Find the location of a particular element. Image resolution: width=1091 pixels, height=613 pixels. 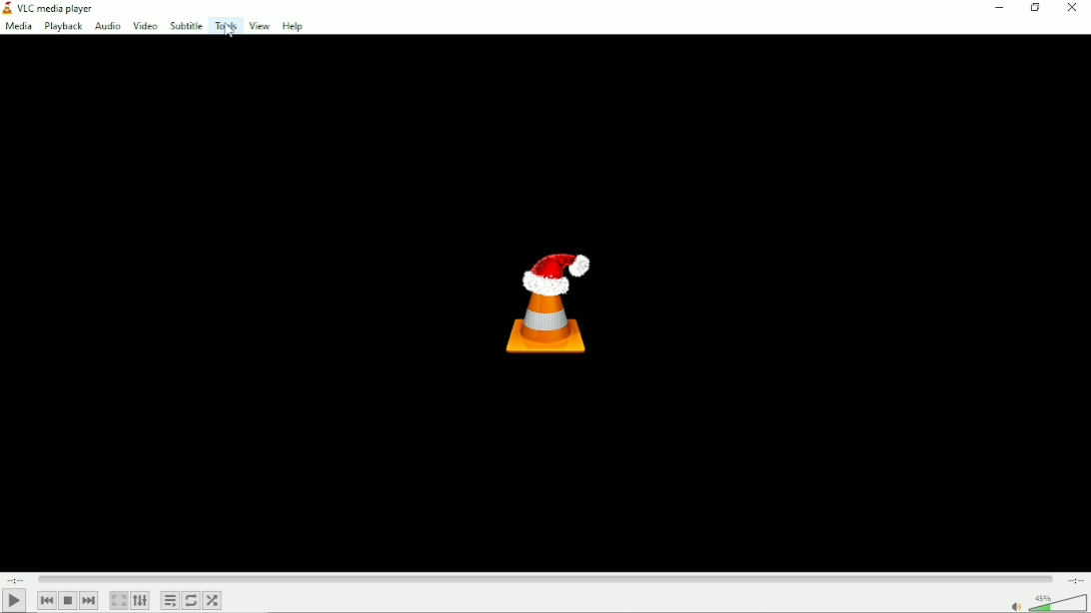

Playback is located at coordinates (65, 27).